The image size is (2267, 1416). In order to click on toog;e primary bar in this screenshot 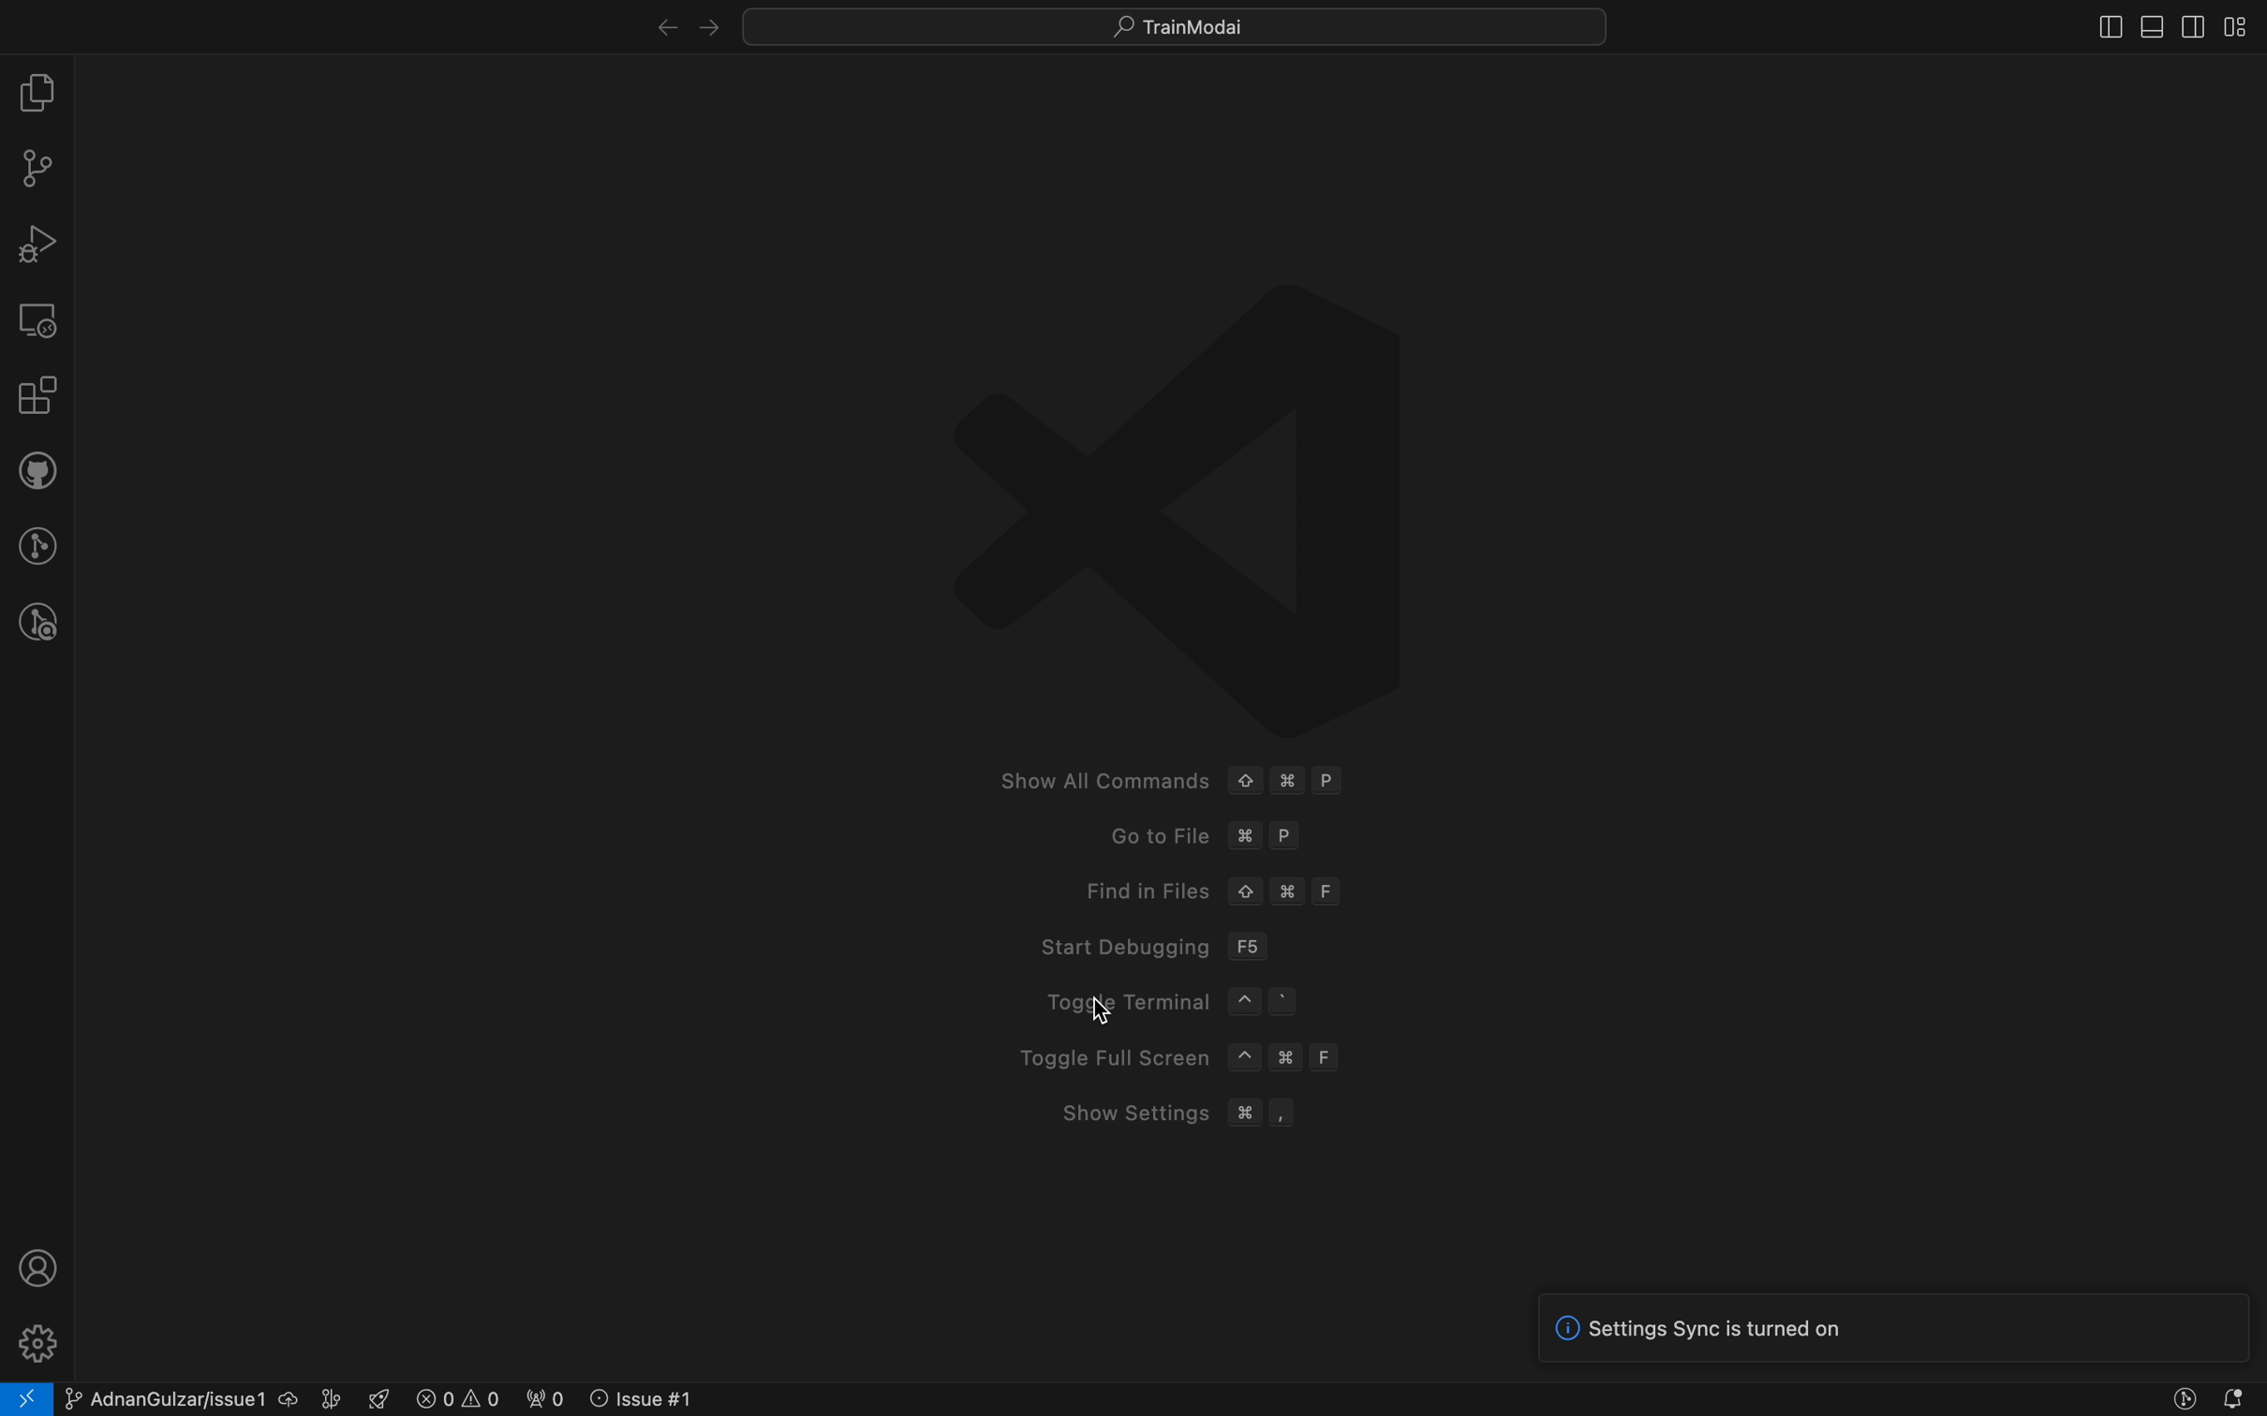, I will do `click(2148, 27)`.